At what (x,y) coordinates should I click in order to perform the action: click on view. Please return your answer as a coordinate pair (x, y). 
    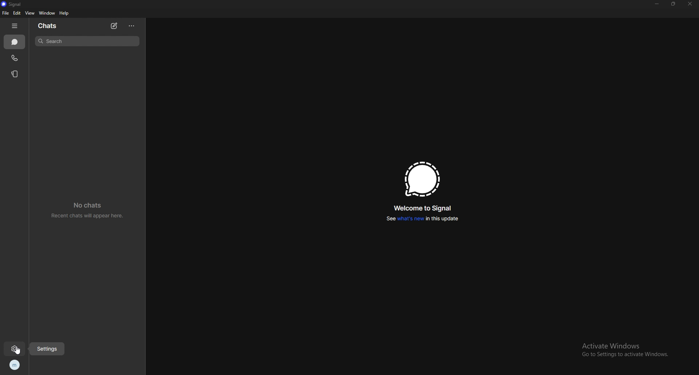
    Looking at the image, I should click on (29, 13).